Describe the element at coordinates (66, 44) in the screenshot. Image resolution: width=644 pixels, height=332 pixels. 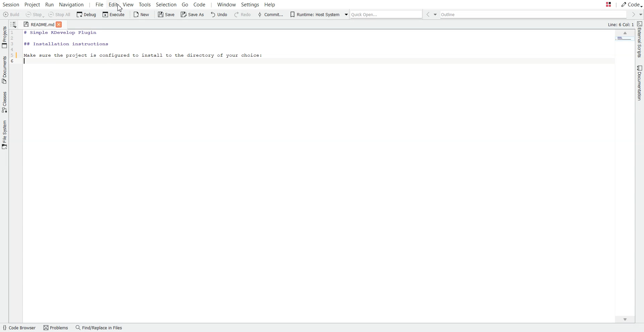
I see `## Installation instructions` at that location.